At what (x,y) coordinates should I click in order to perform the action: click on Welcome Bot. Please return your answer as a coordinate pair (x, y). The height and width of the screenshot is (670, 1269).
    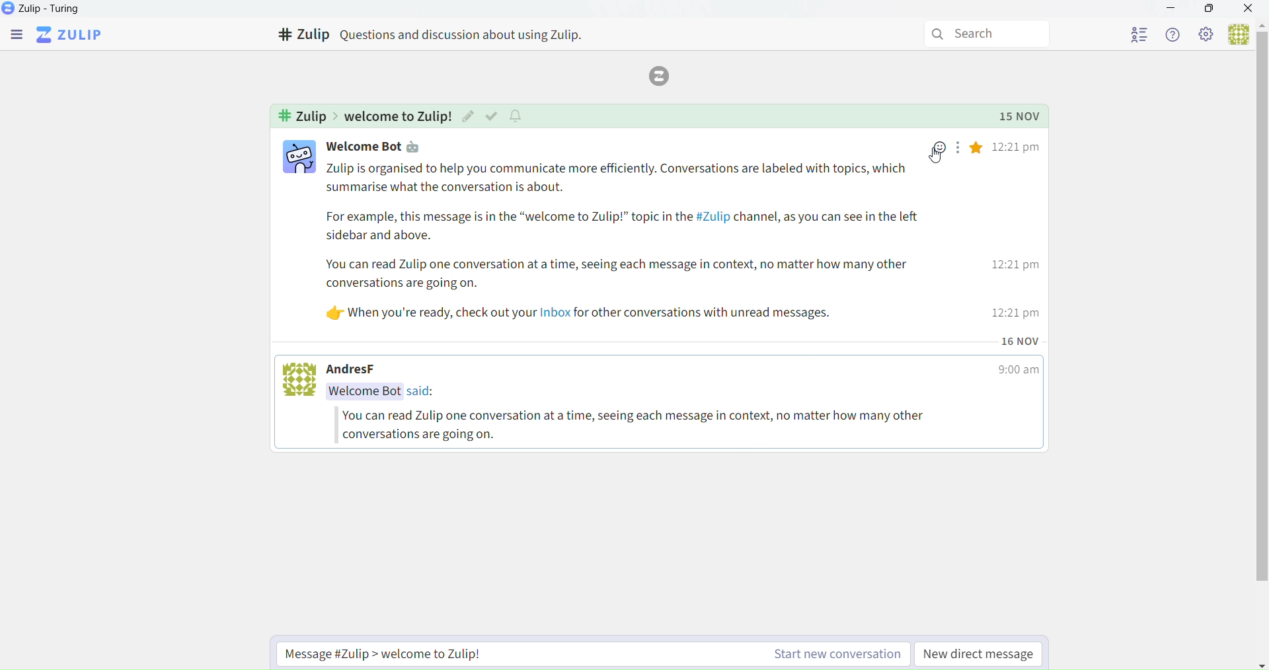
    Looking at the image, I should click on (361, 146).